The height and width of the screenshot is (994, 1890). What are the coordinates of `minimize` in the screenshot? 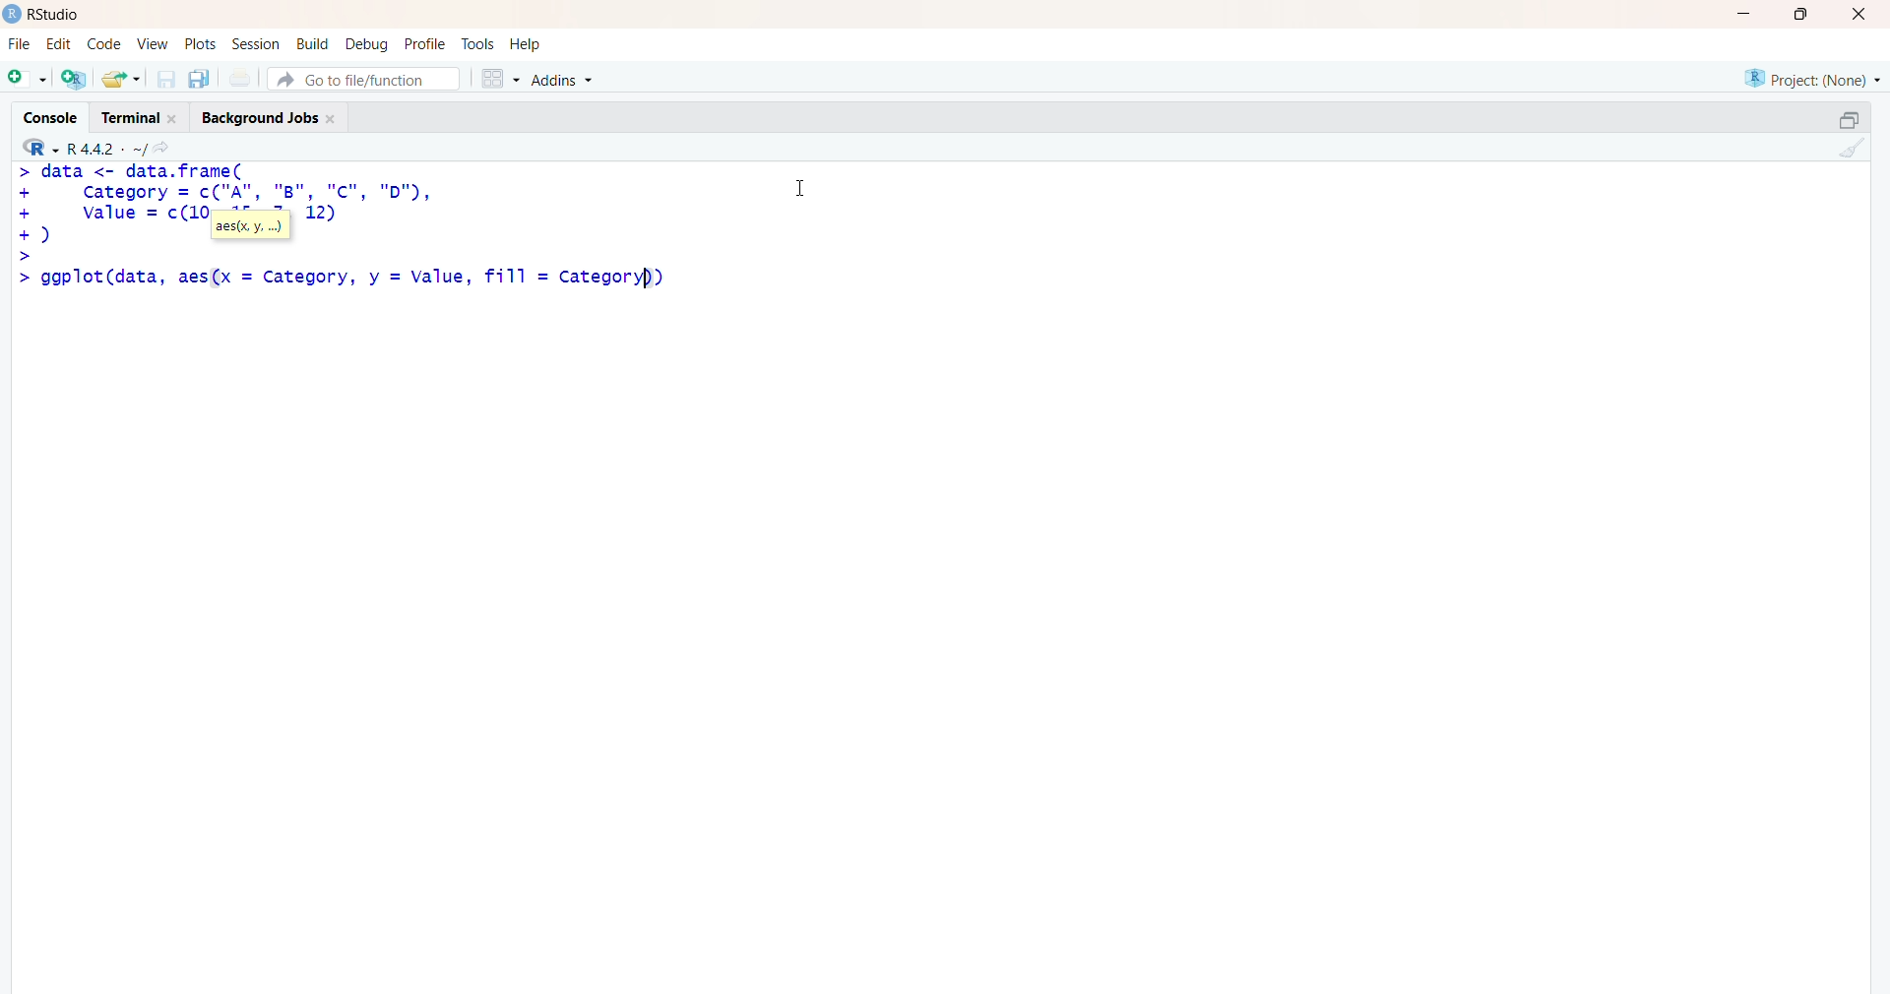 It's located at (1750, 14).